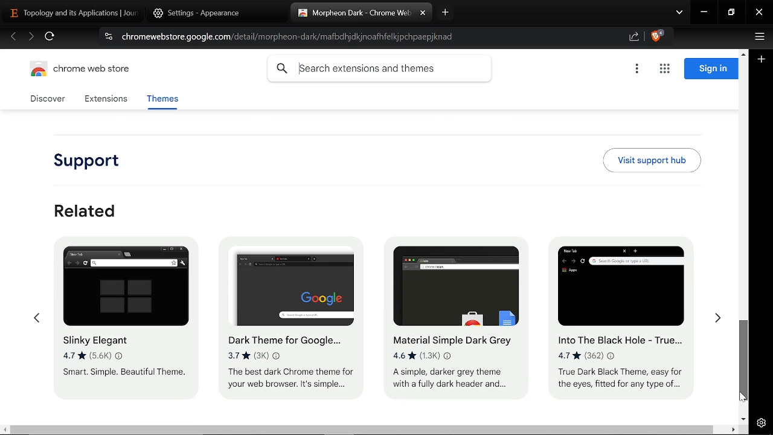 The image size is (773, 435). I want to click on Search extensions and themes, so click(379, 69).